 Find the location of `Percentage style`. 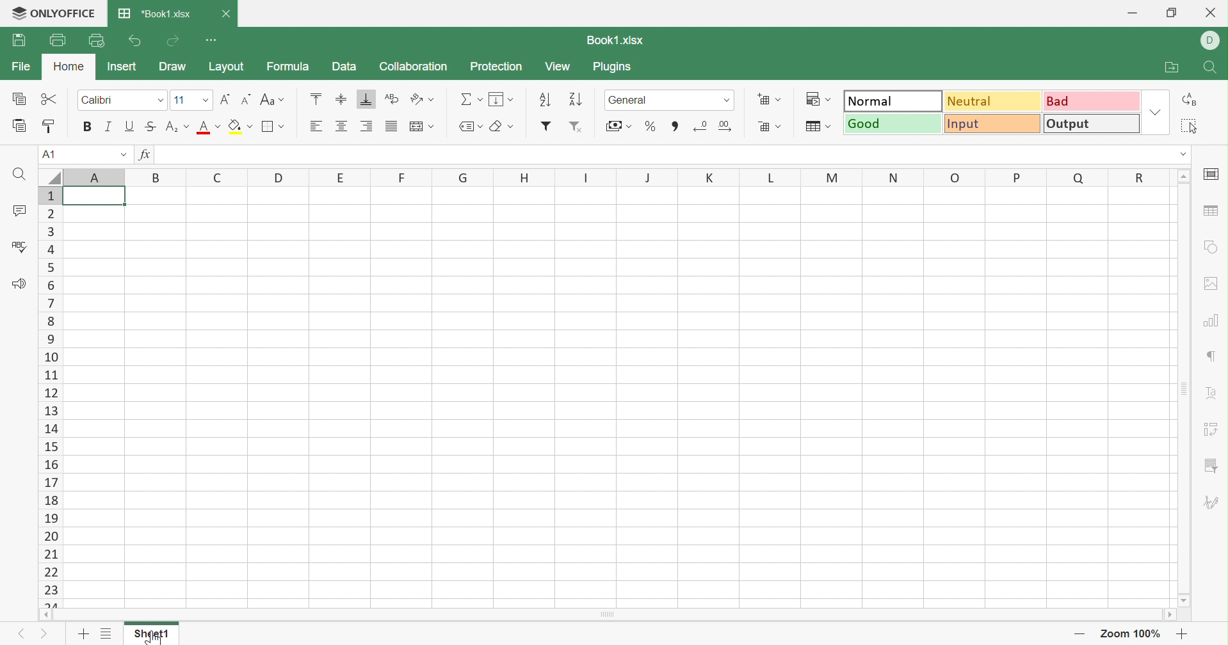

Percentage style is located at coordinates (652, 127).